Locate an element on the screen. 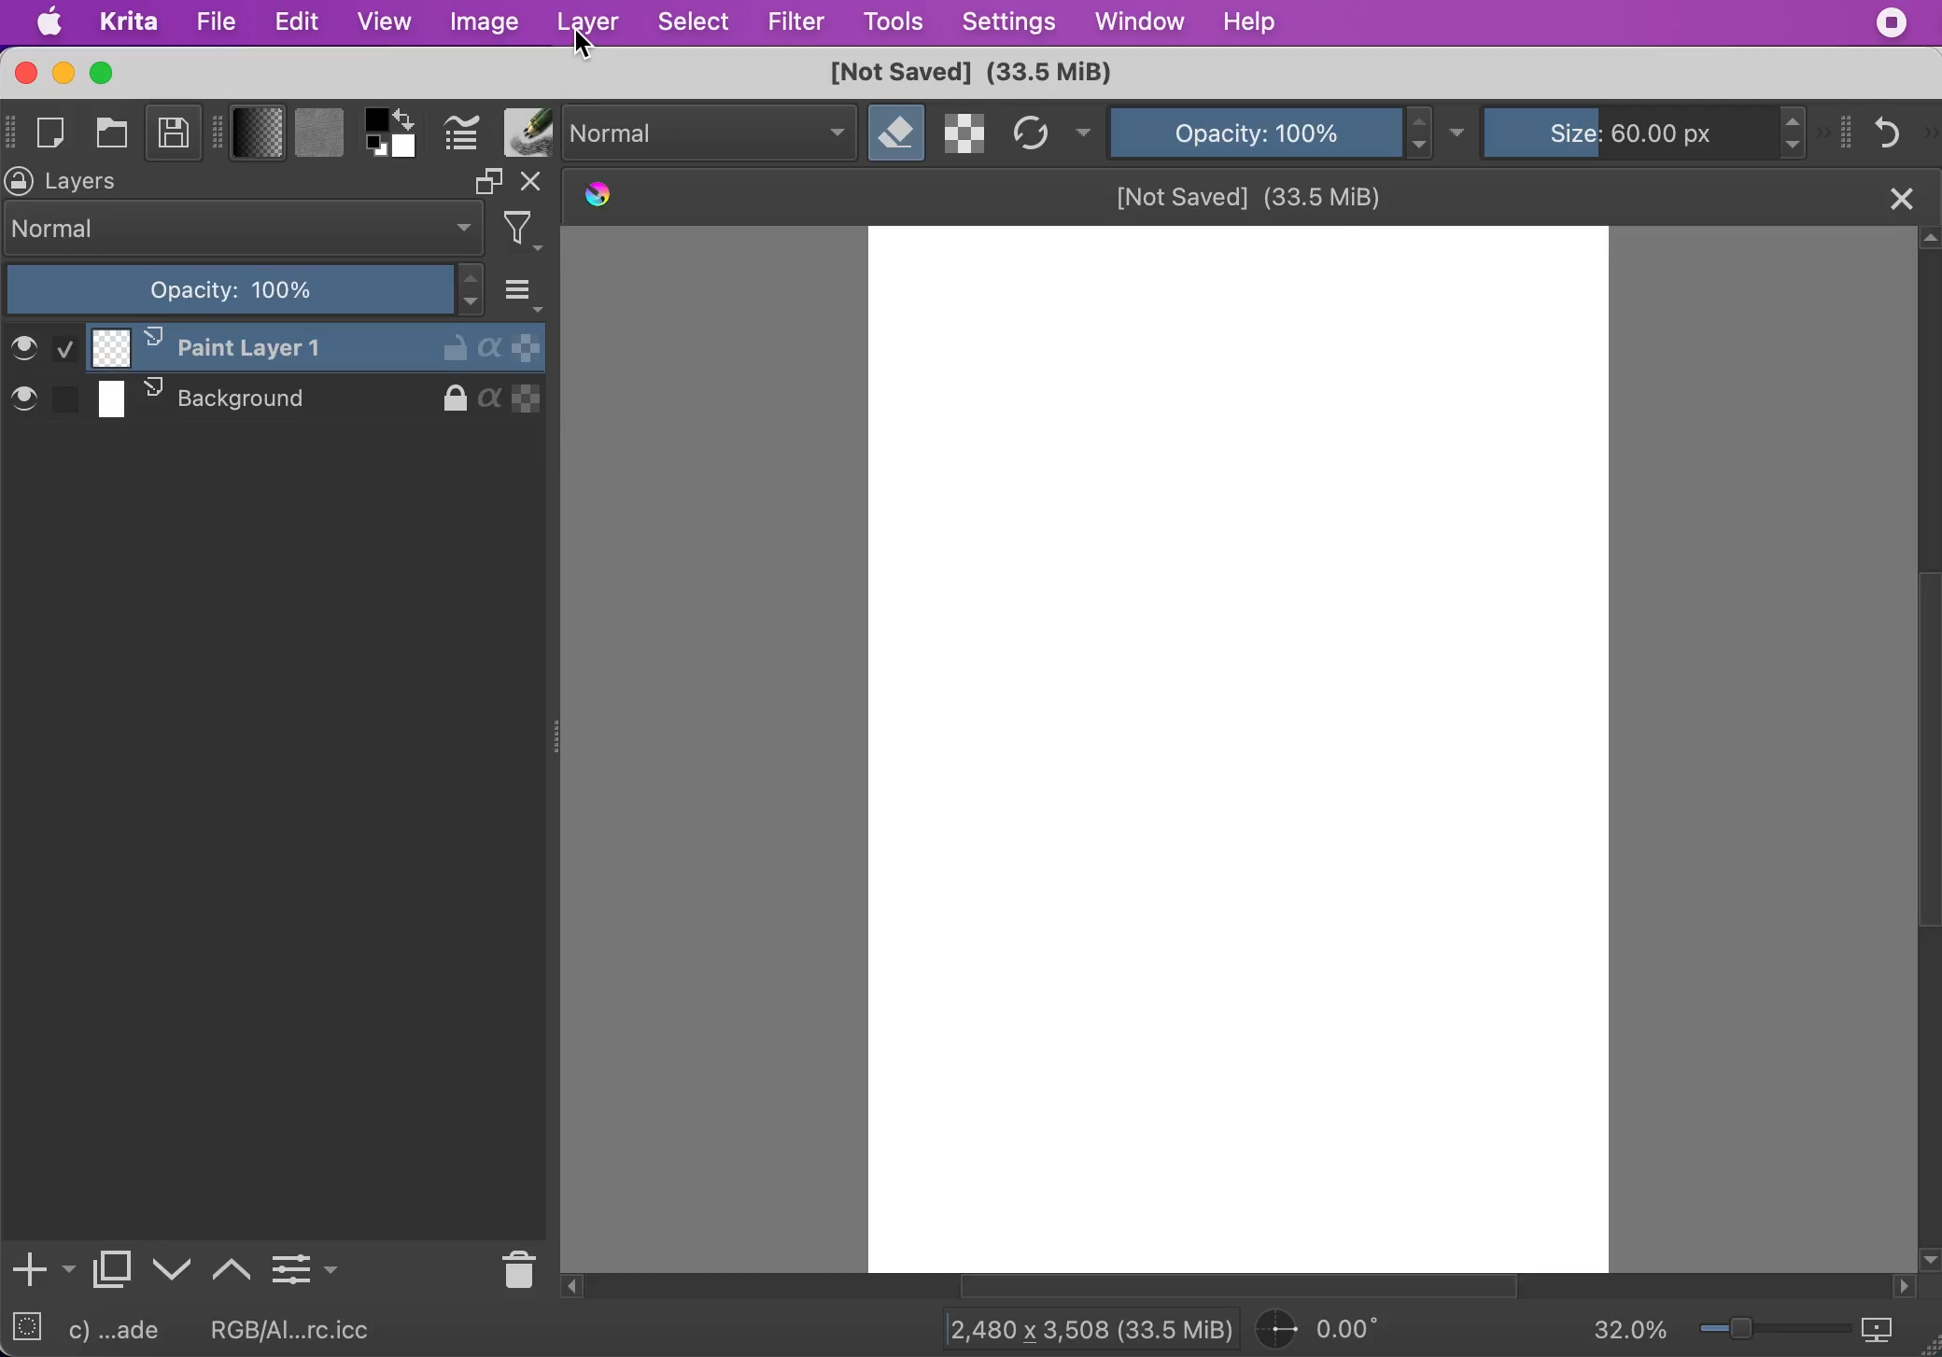  edit brush settings is located at coordinates (461, 134).